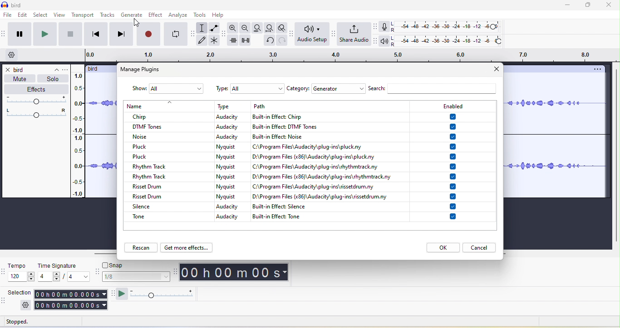 This screenshot has height=328, width=620. What do you see at coordinates (175, 34) in the screenshot?
I see `enable looping` at bounding box center [175, 34].